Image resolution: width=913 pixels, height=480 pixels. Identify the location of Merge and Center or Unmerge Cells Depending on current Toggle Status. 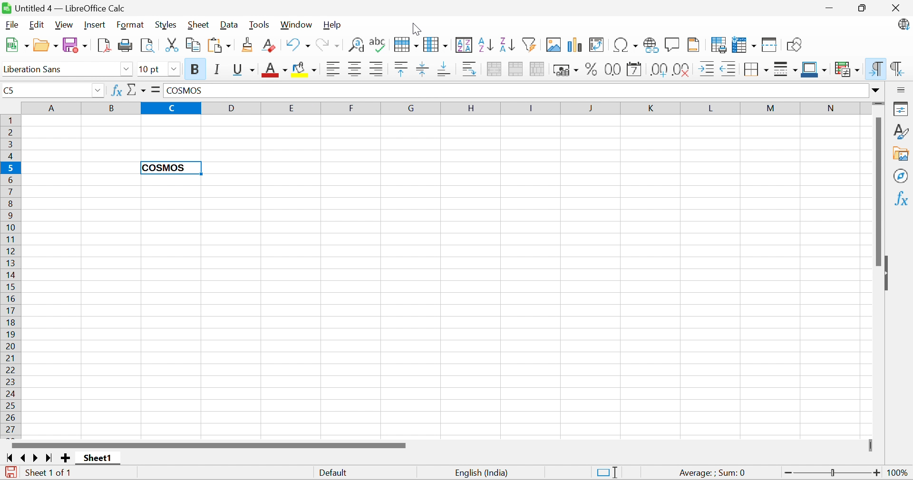
(494, 69).